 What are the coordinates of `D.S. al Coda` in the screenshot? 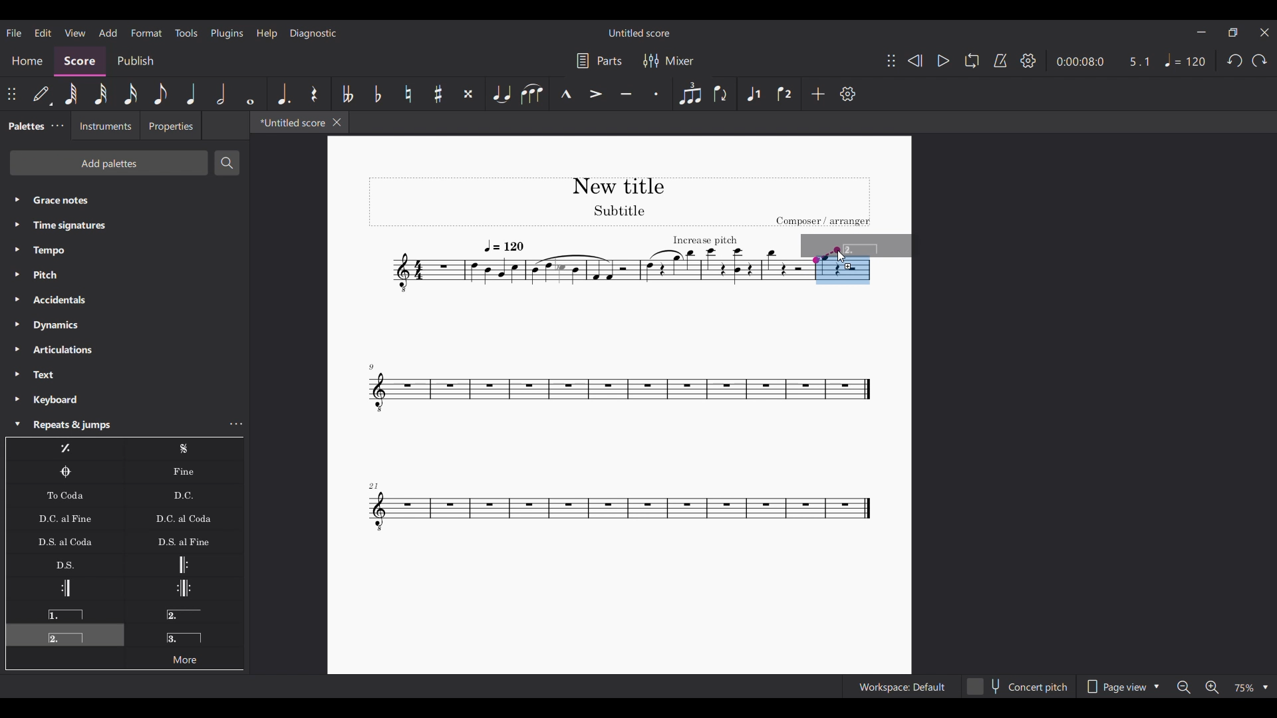 It's located at (65, 541).